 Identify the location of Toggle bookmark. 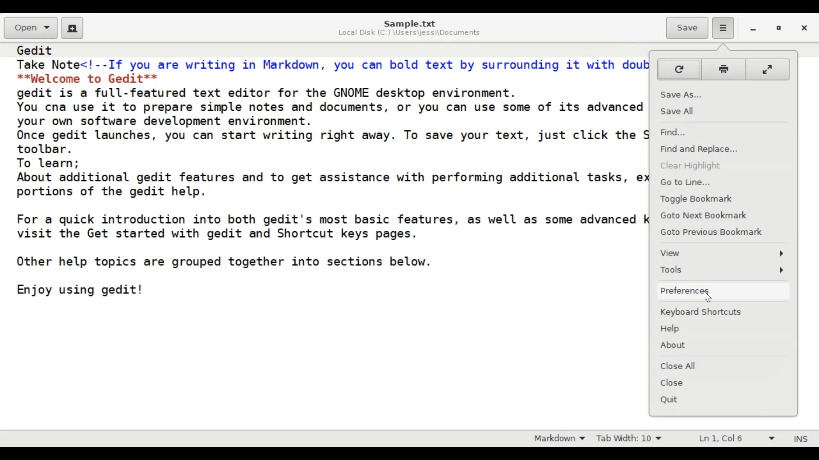
(700, 199).